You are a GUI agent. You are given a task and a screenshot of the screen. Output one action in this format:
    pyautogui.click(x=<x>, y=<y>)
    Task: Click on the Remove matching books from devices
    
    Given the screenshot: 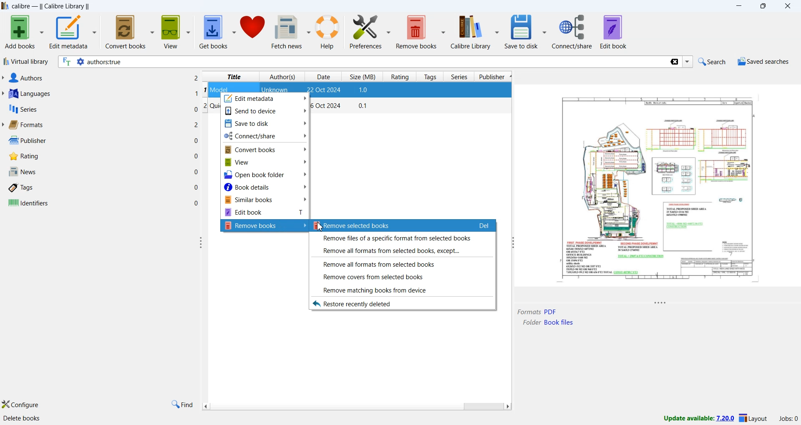 What is the action you would take?
    pyautogui.click(x=402, y=290)
    